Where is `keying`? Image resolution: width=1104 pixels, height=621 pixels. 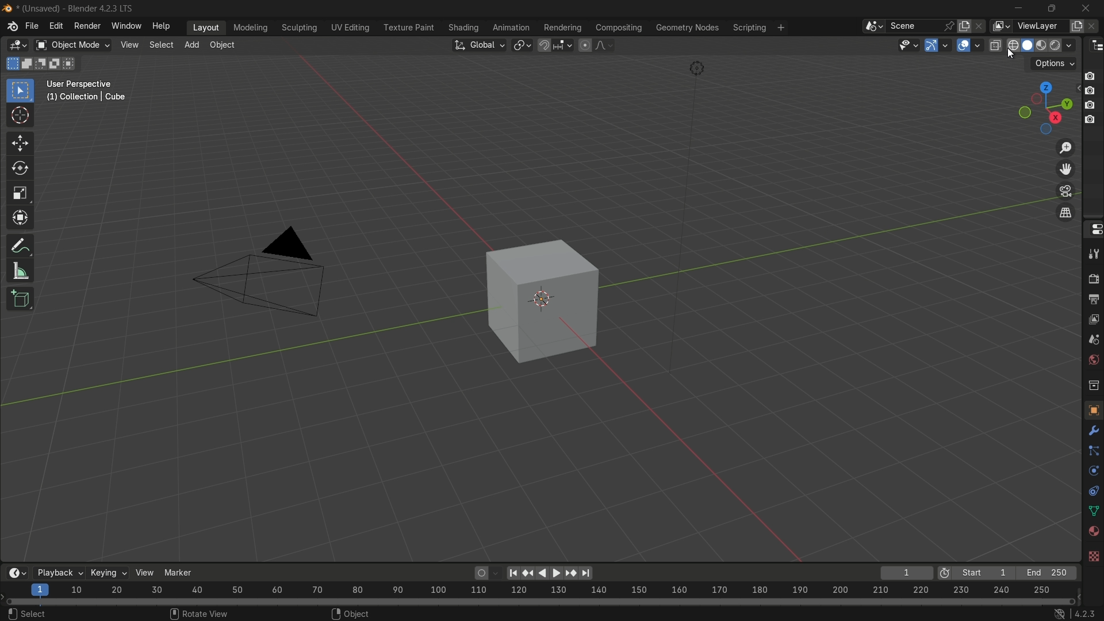
keying is located at coordinates (106, 573).